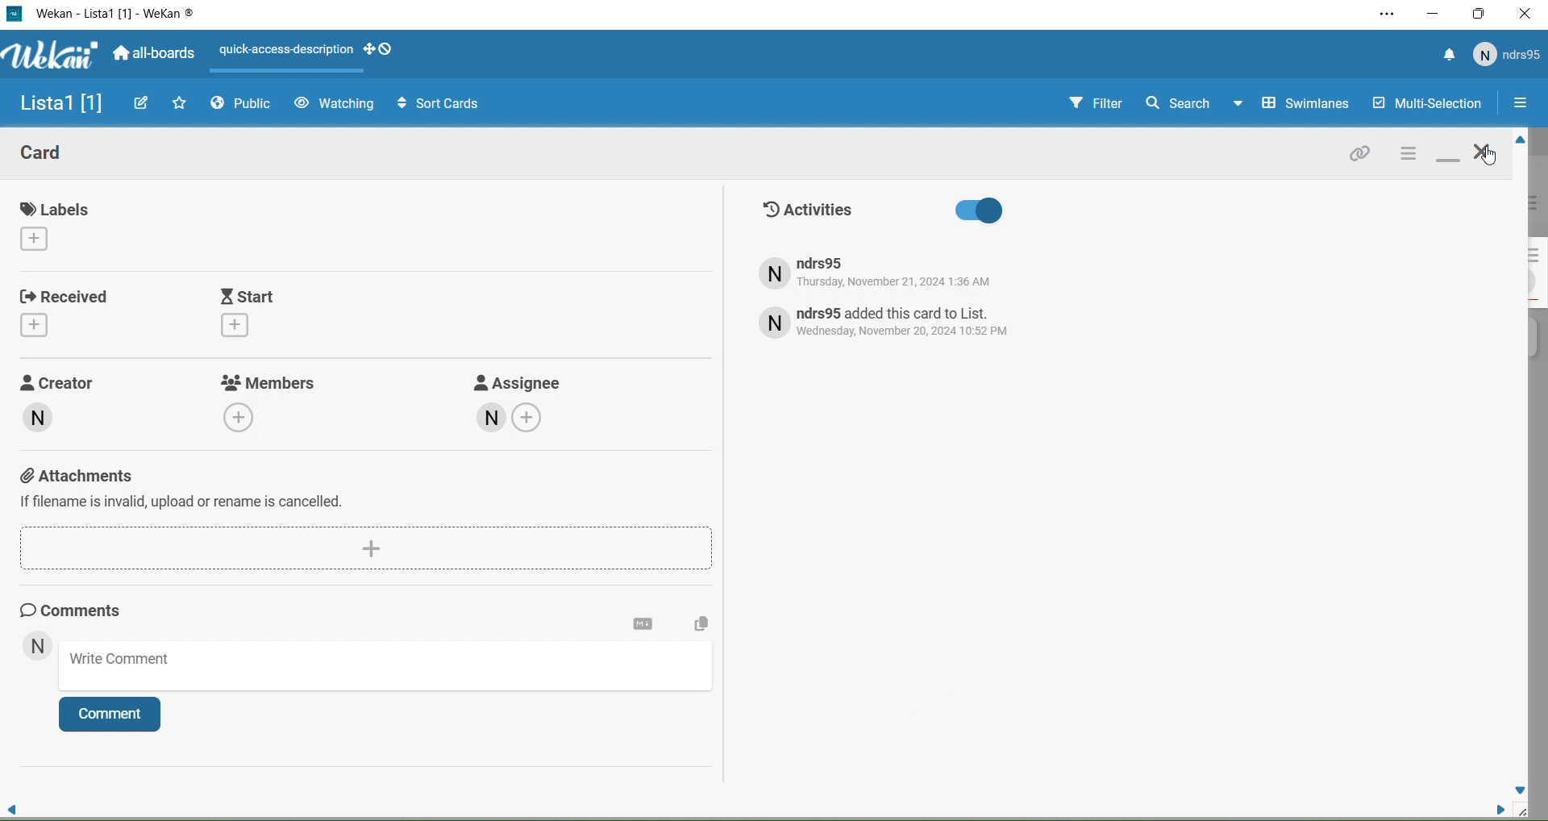  What do you see at coordinates (390, 669) in the screenshot?
I see `Write Comment` at bounding box center [390, 669].